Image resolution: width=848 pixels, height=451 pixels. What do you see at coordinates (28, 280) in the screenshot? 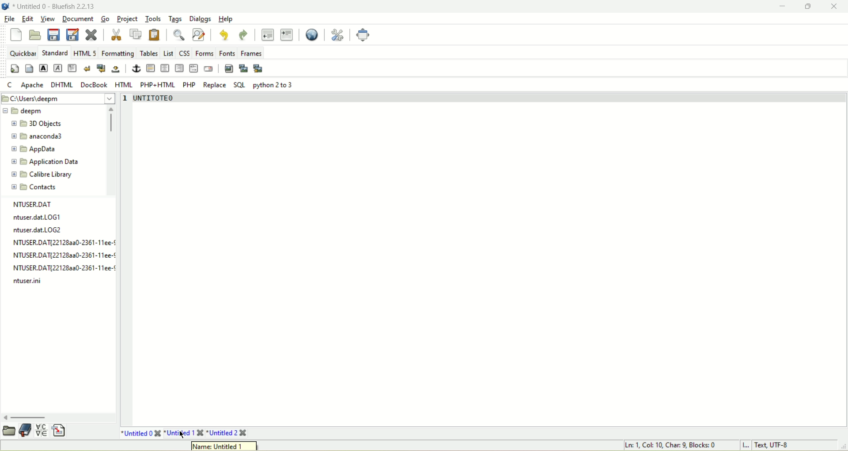
I see `log` at bounding box center [28, 280].